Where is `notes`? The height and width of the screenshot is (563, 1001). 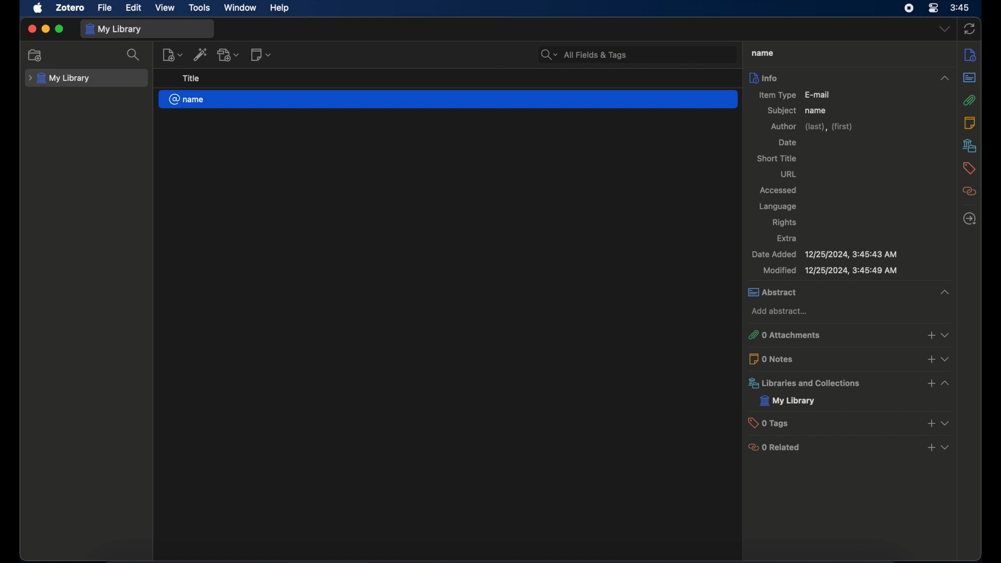
notes is located at coordinates (970, 123).